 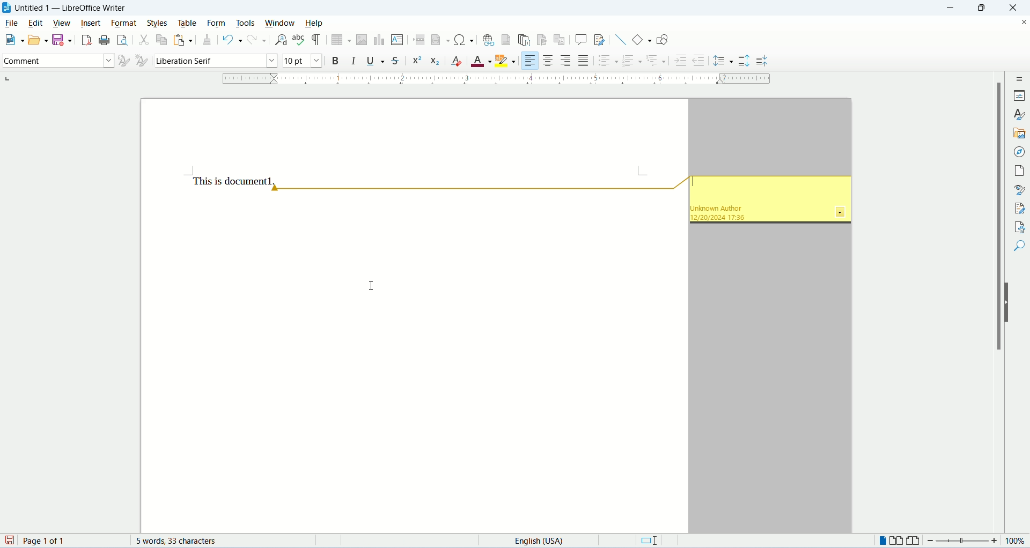 I want to click on styles, so click(x=159, y=23).